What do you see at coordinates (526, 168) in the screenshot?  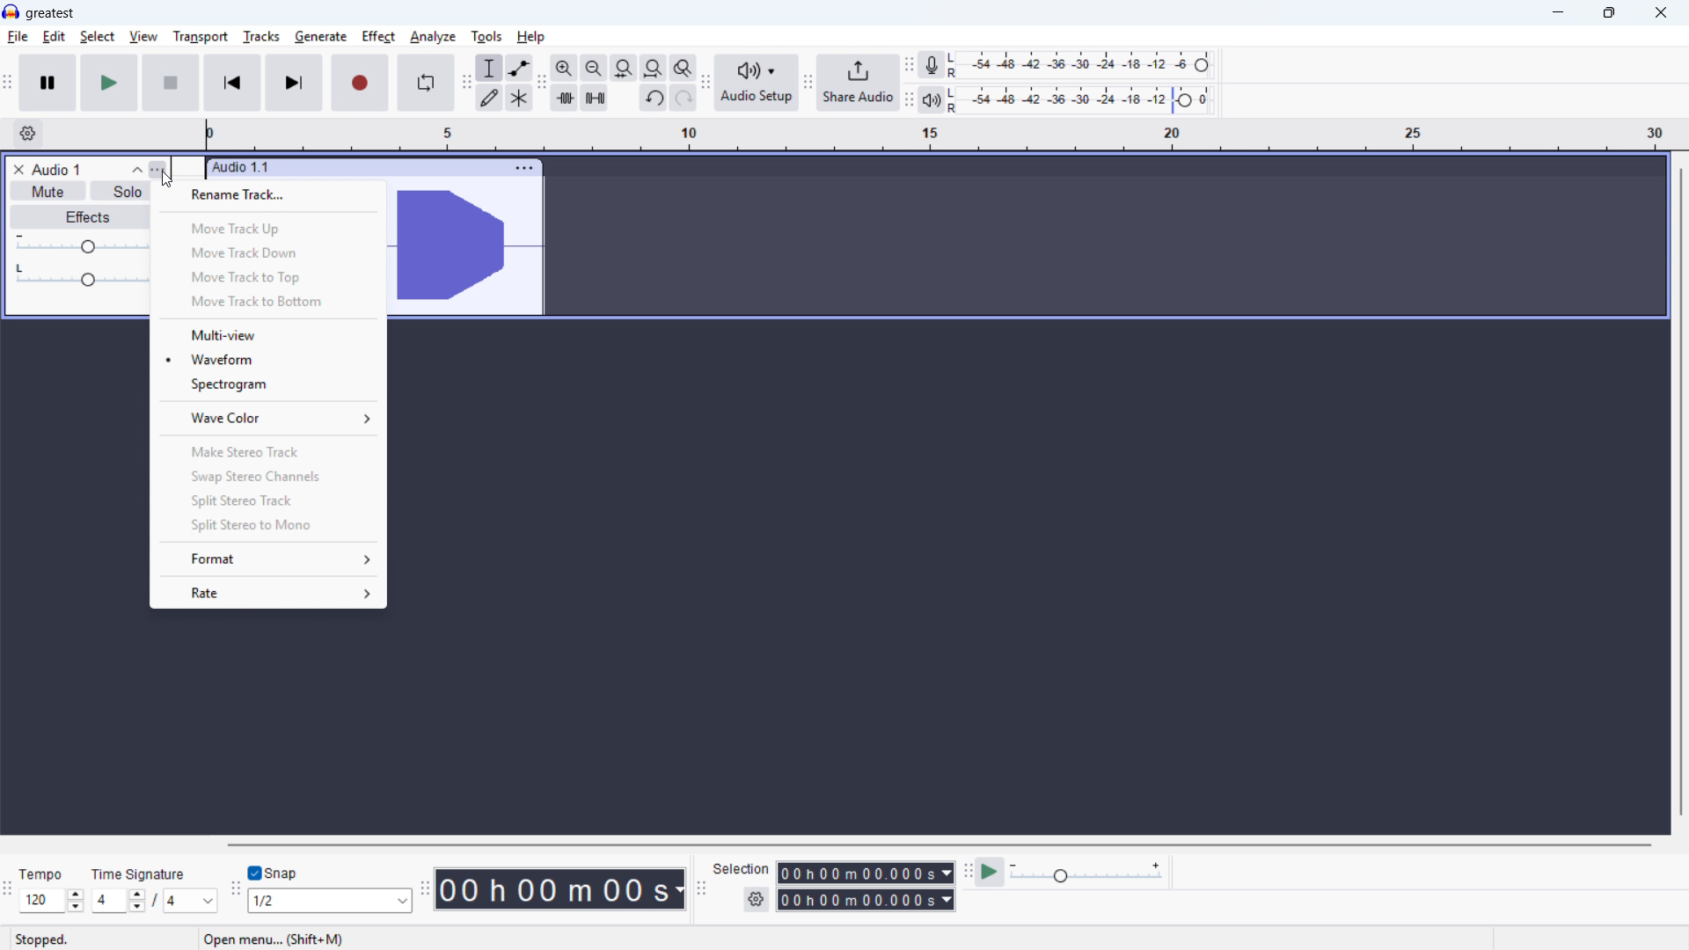 I see `track options` at bounding box center [526, 168].